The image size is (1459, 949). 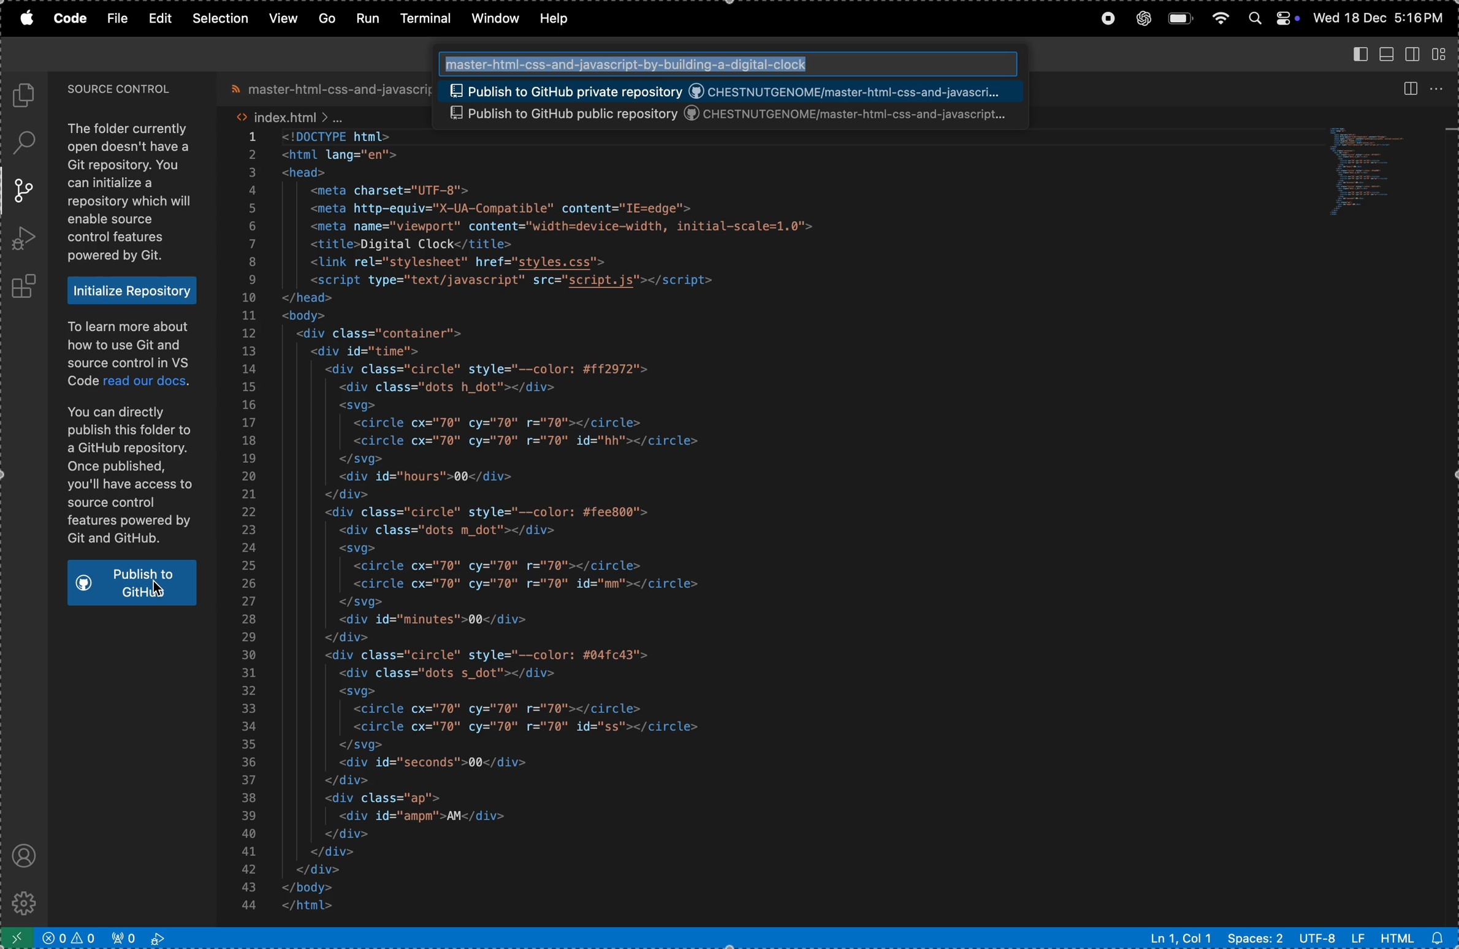 I want to click on <div class="ap">, so click(x=385, y=800).